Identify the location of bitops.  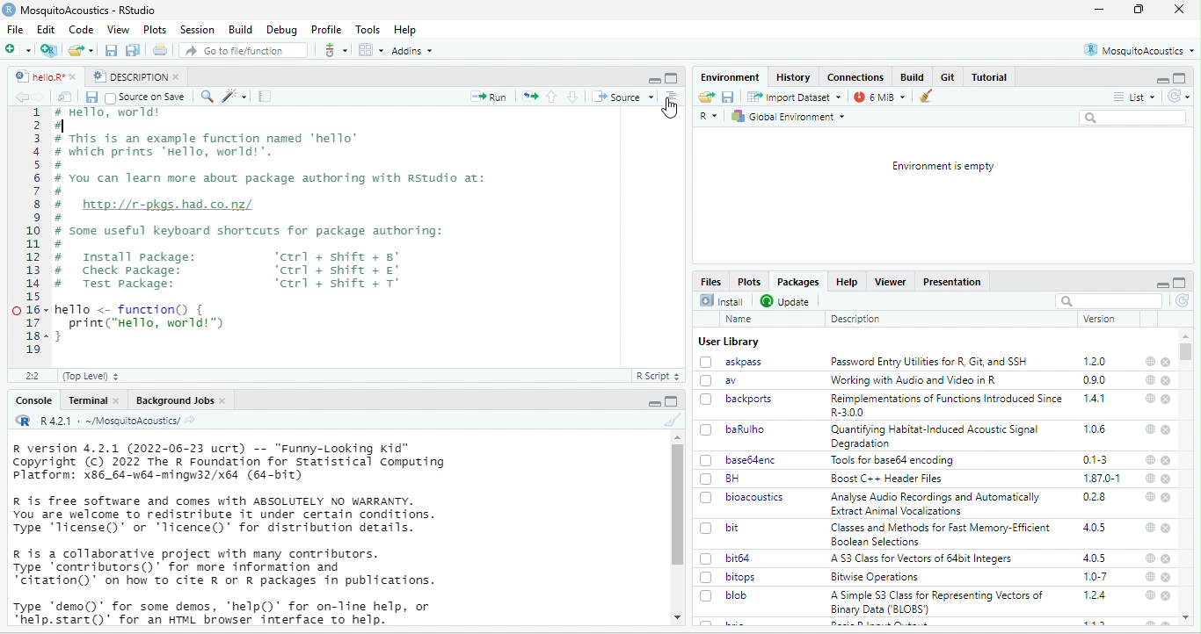
(730, 578).